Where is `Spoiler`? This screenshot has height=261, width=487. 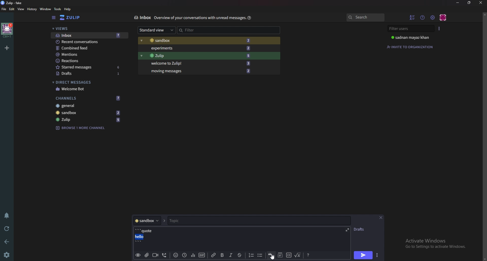
Spoiler is located at coordinates (281, 255).